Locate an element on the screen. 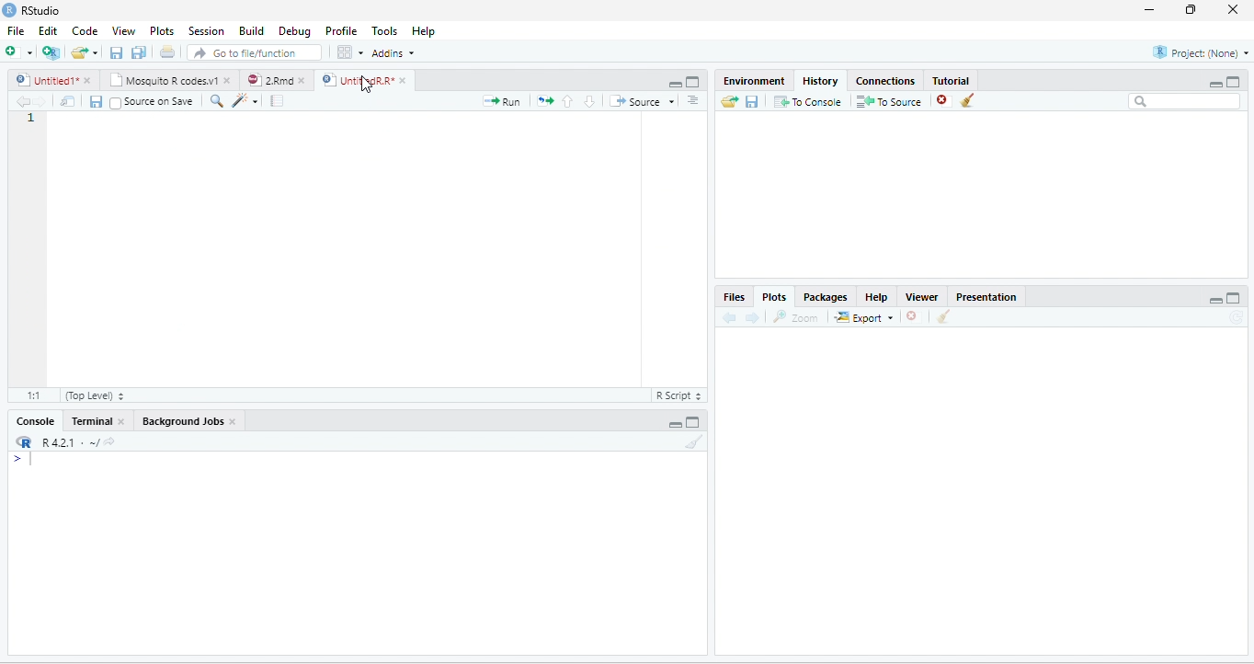  Create a project is located at coordinates (52, 51).